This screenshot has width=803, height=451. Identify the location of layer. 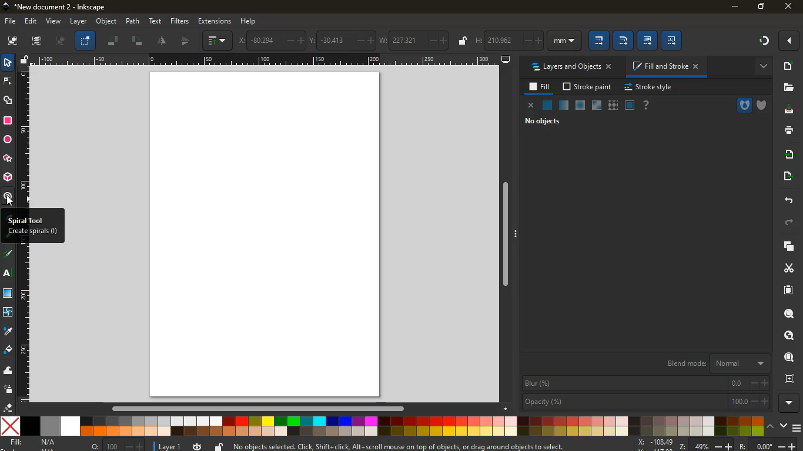
(168, 445).